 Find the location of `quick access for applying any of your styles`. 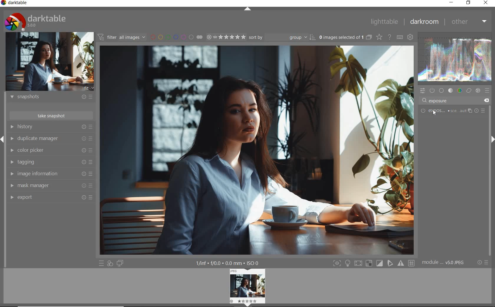

quick access for applying any of your styles is located at coordinates (110, 264).